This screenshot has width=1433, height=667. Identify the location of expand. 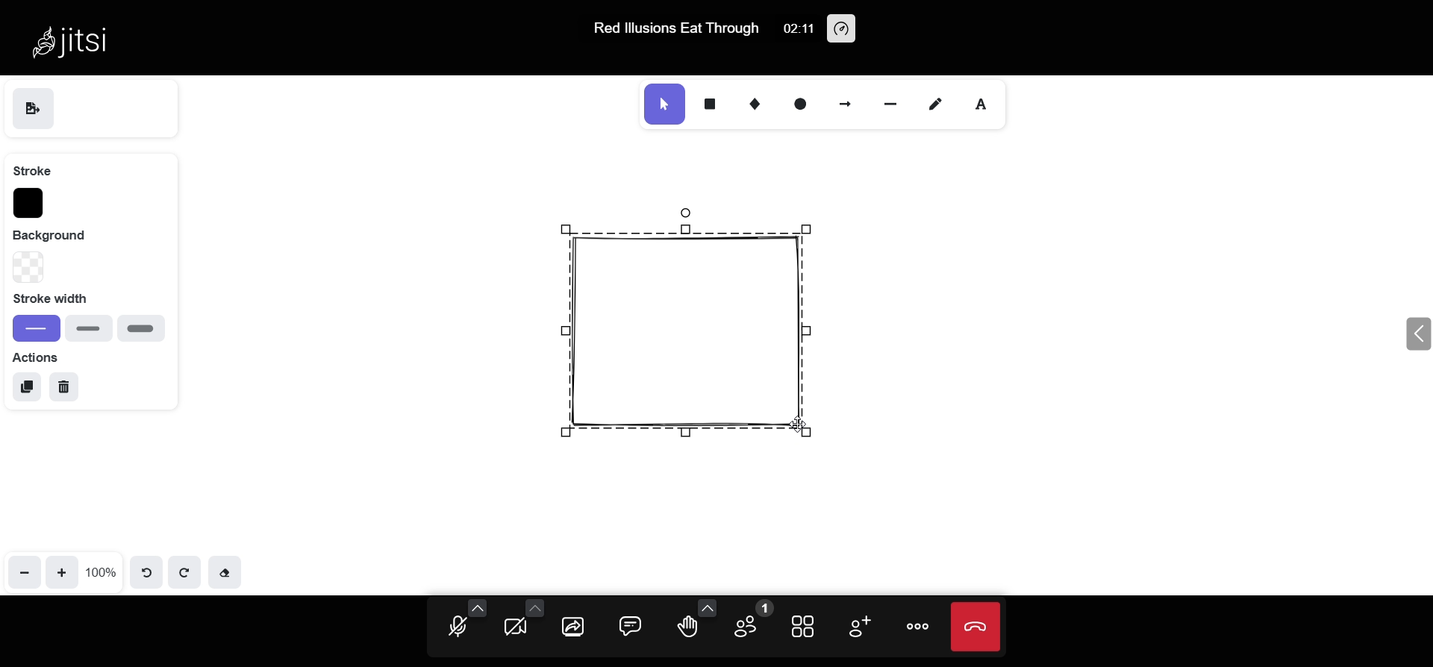
(1414, 336).